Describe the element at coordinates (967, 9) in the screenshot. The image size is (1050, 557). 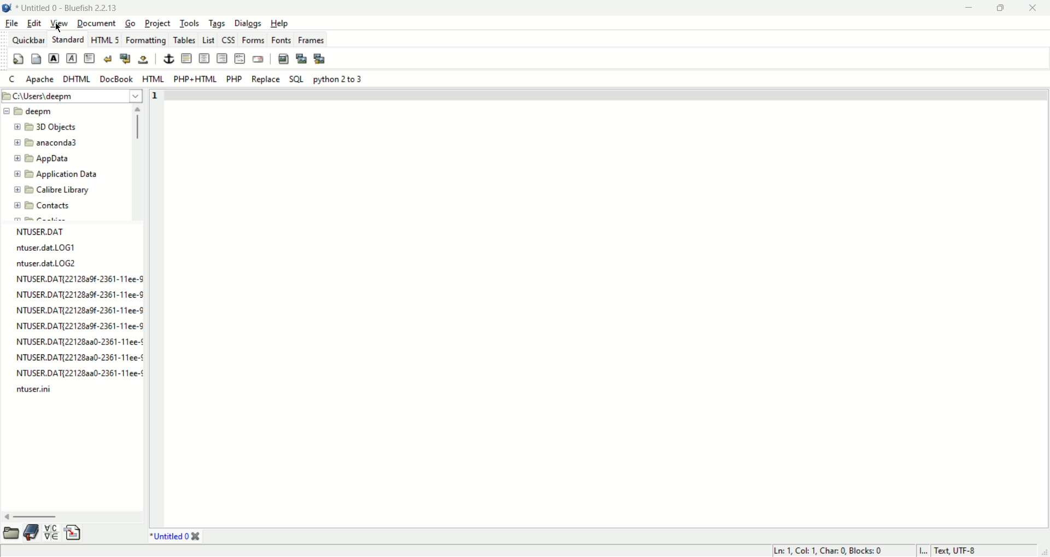
I see `minimize` at that location.